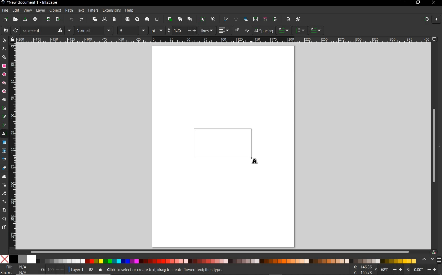 The width and height of the screenshot is (442, 275). I want to click on pages tool, so click(4, 227).